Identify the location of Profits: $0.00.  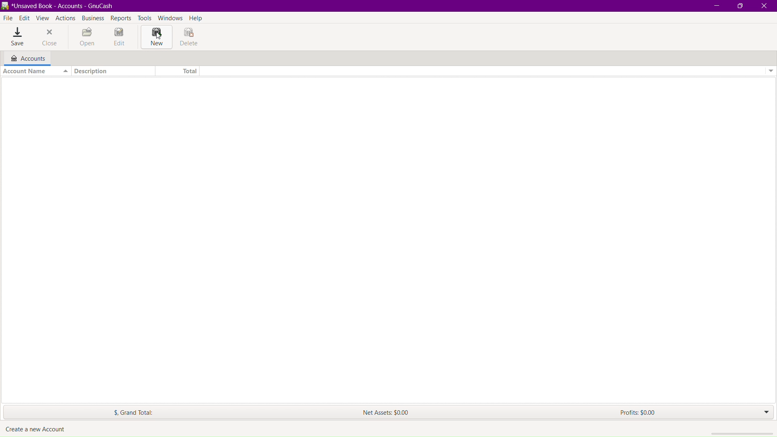
(641, 413).